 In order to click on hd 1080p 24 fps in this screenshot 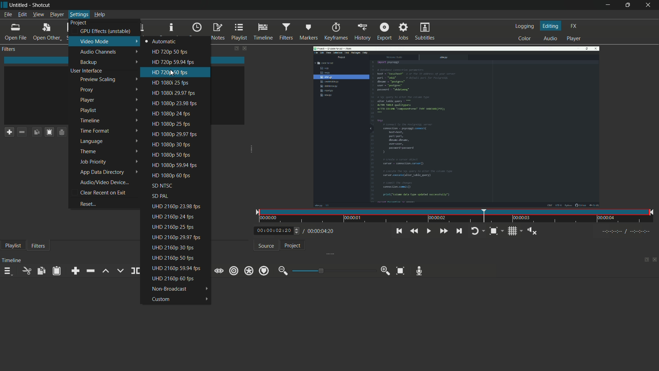, I will do `click(178, 113)`.